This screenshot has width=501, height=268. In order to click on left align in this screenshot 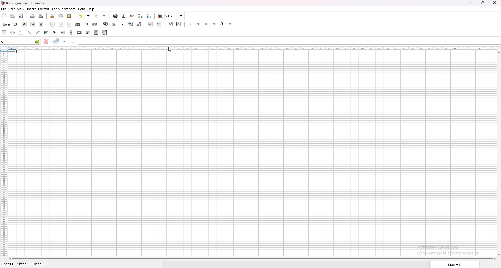, I will do `click(52, 24)`.